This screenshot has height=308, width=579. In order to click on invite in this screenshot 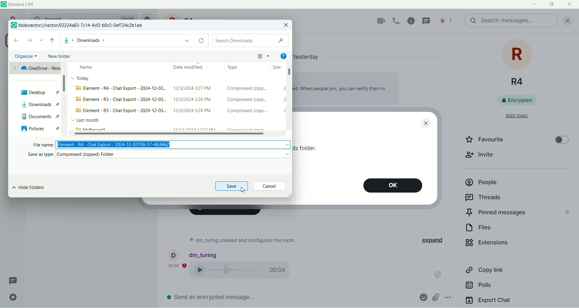, I will do `click(484, 158)`.